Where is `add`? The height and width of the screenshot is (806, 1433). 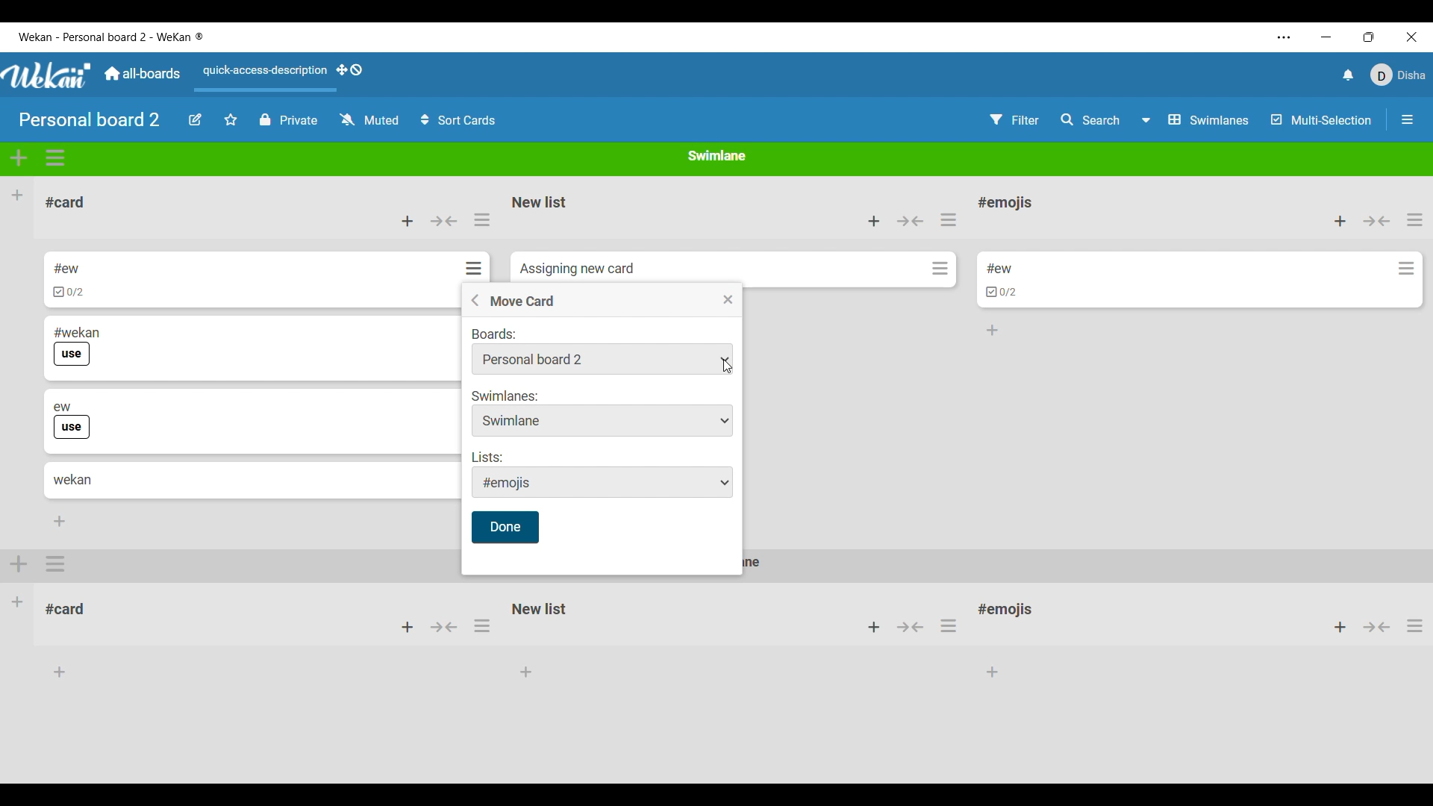
add is located at coordinates (870, 628).